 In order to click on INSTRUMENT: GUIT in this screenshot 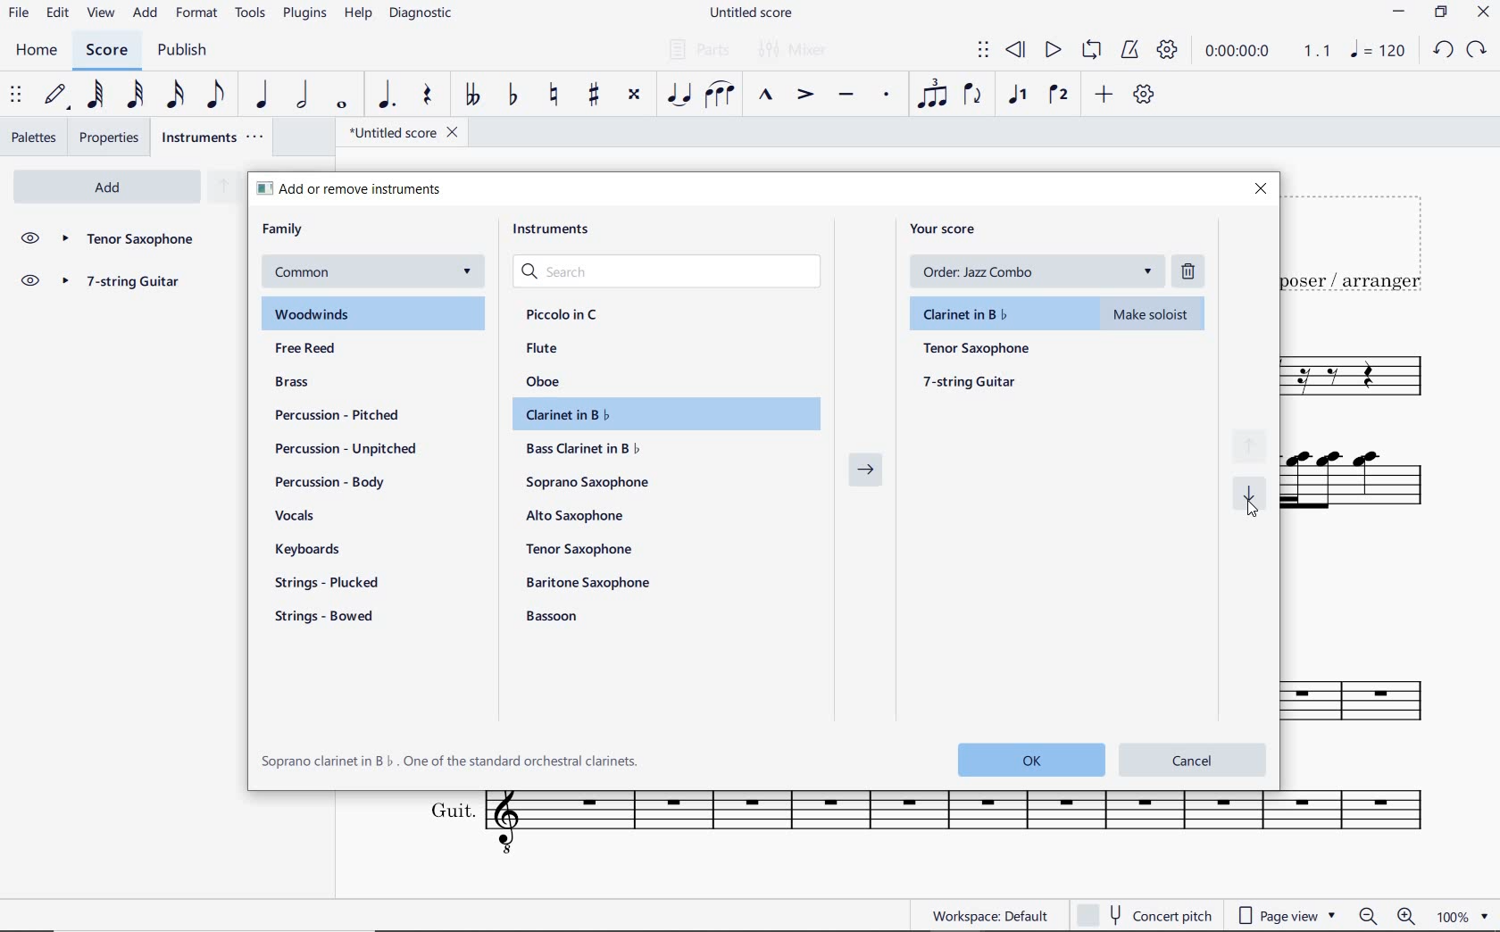, I will do `click(916, 826)`.